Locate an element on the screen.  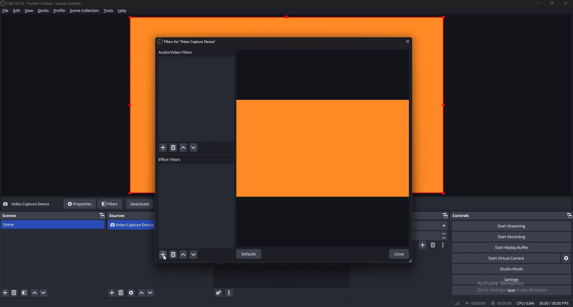
move scene up is located at coordinates (35, 293).